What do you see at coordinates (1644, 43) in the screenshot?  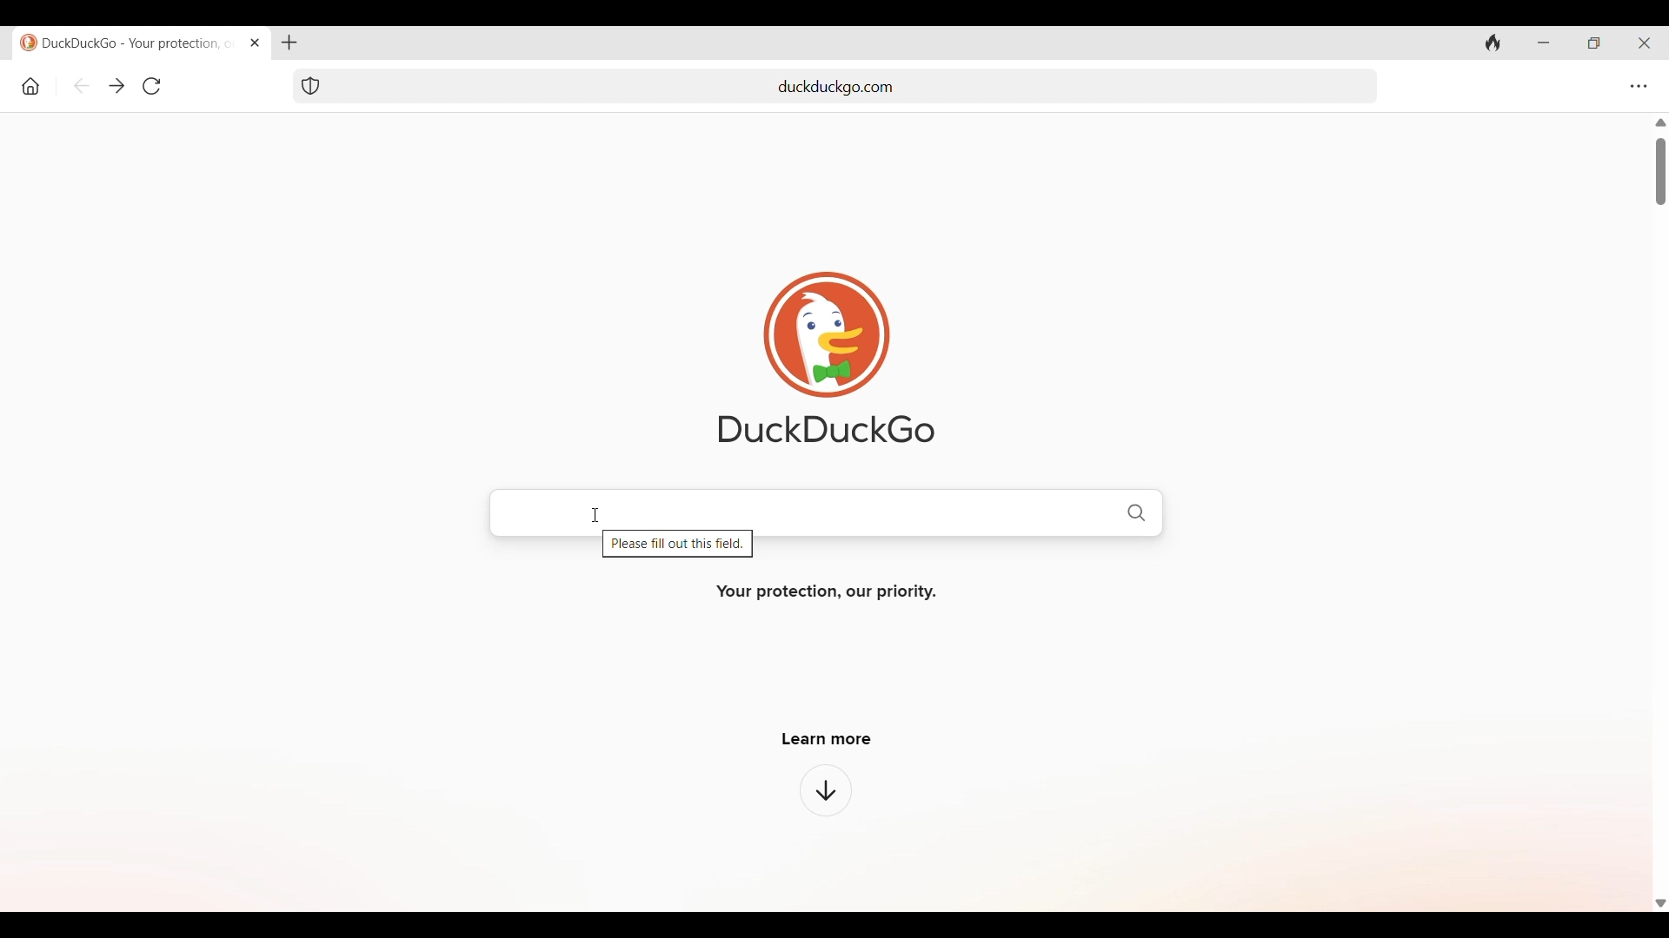 I see `Close browser` at bounding box center [1644, 43].